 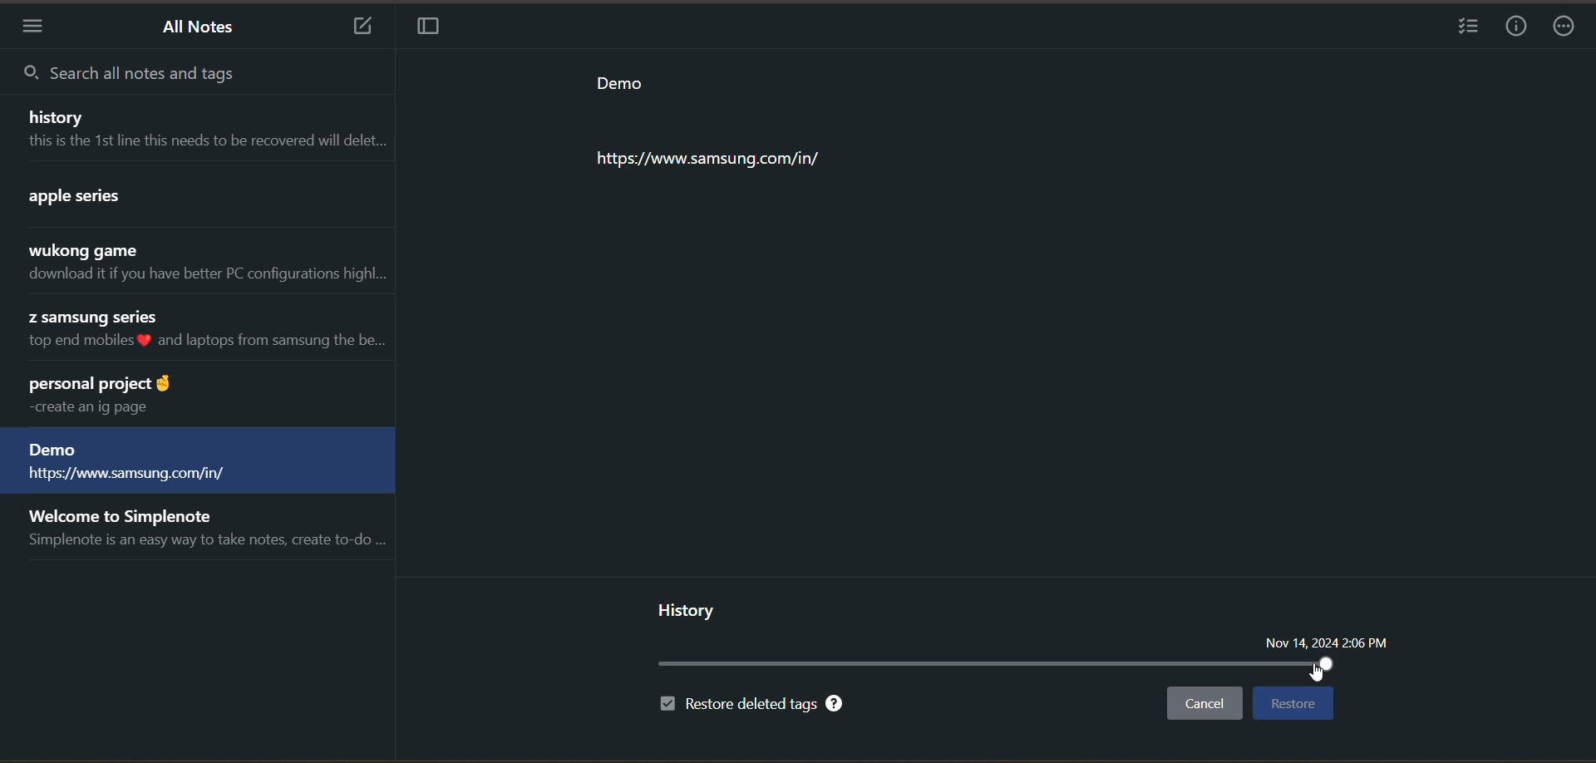 What do you see at coordinates (1471, 28) in the screenshot?
I see `insert checklist` at bounding box center [1471, 28].